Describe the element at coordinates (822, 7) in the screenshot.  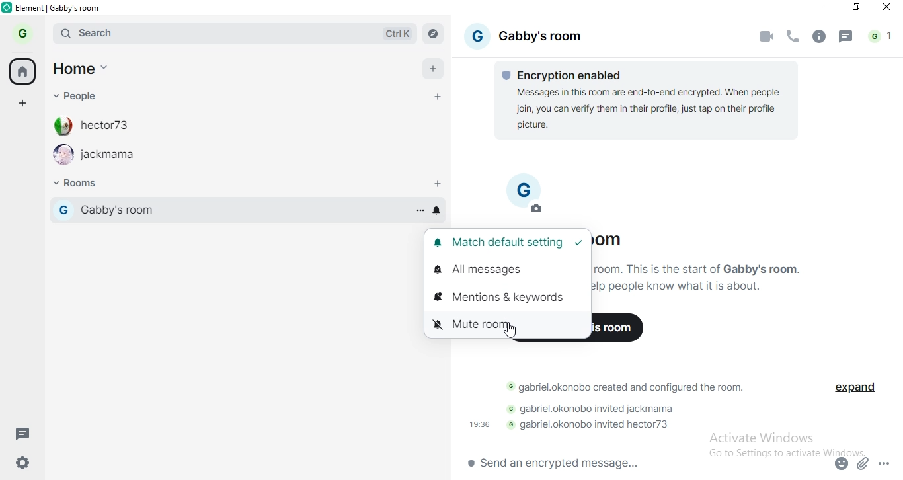
I see `minimise` at that location.